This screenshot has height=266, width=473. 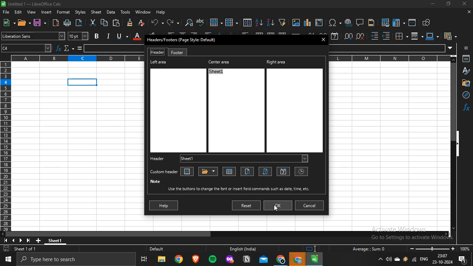 I want to click on function , so click(x=59, y=49).